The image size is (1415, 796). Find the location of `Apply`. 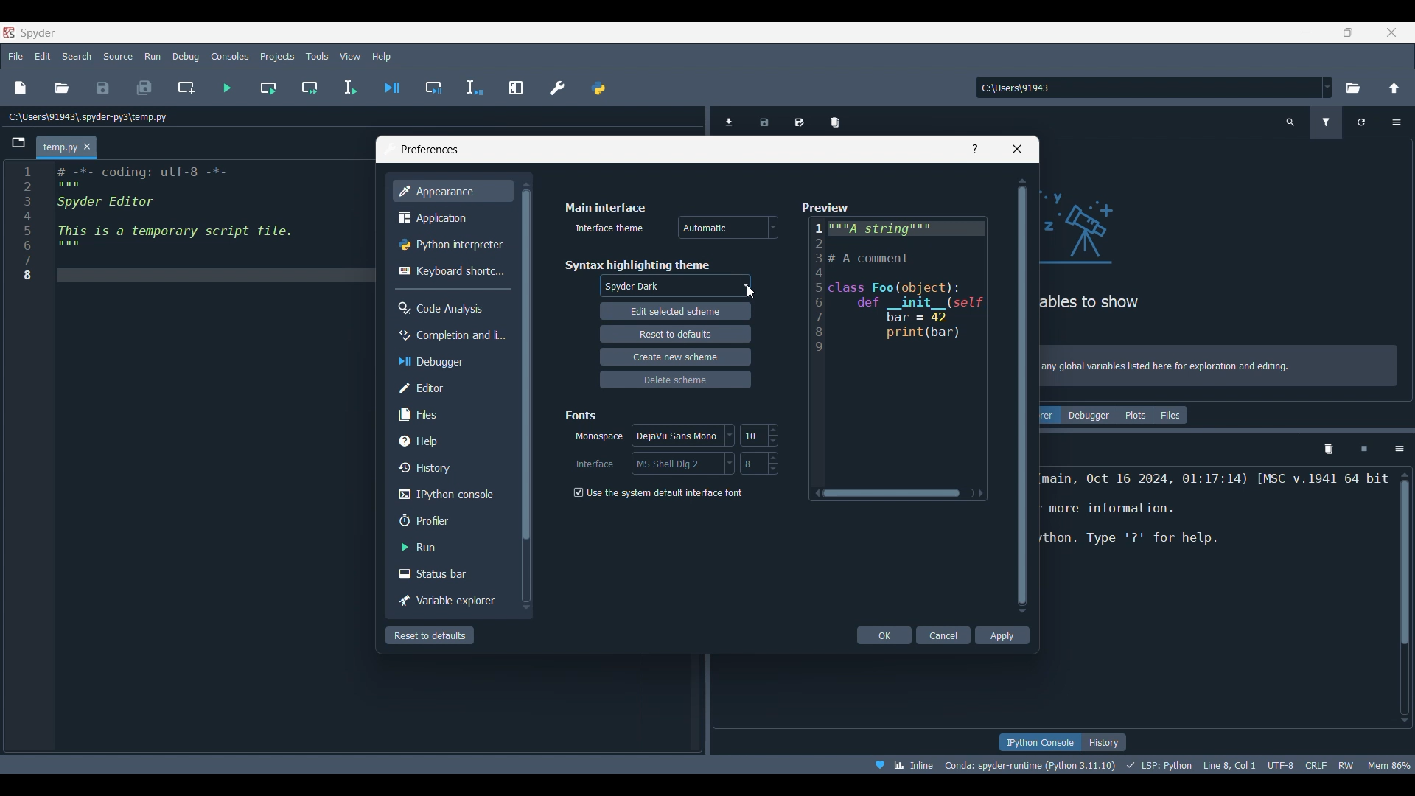

Apply is located at coordinates (1002, 635).